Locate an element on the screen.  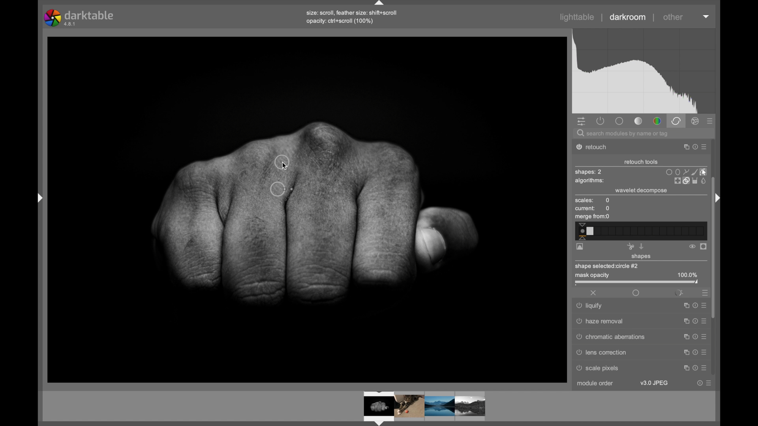
maximize is located at coordinates (683, 147).